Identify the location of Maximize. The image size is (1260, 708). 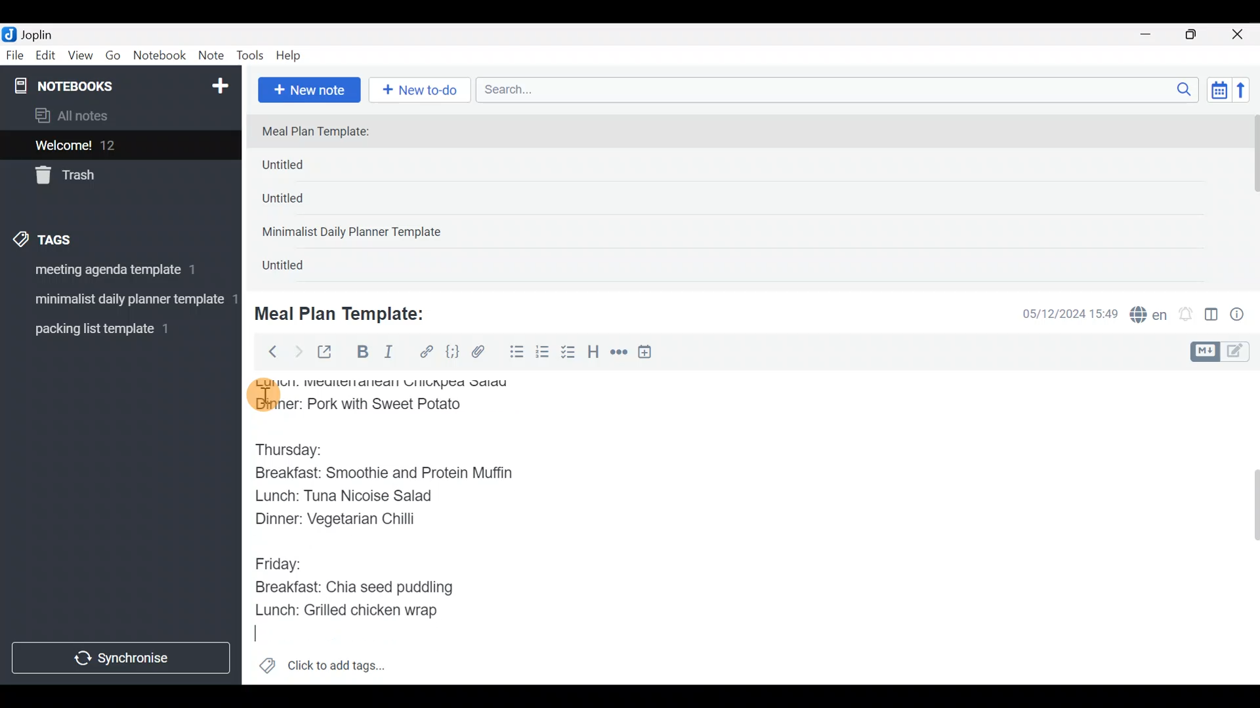
(1199, 35).